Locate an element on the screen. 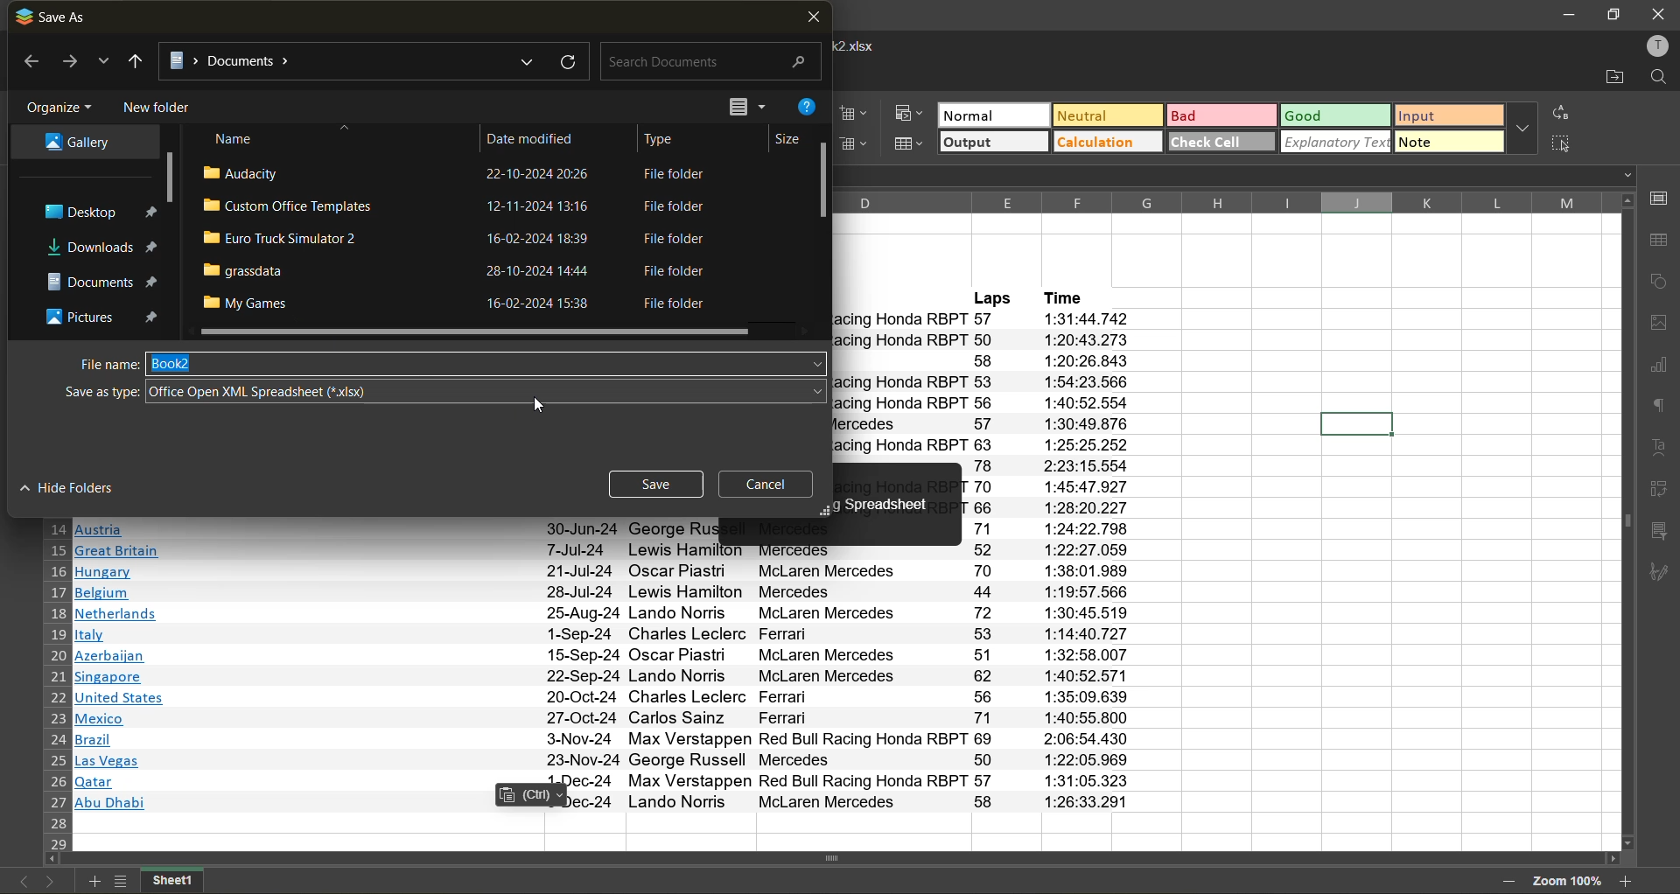  go to the history is located at coordinates (136, 61).